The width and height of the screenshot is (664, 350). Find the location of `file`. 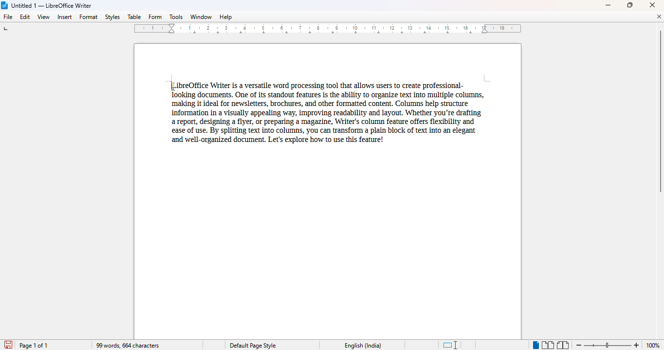

file is located at coordinates (7, 17).